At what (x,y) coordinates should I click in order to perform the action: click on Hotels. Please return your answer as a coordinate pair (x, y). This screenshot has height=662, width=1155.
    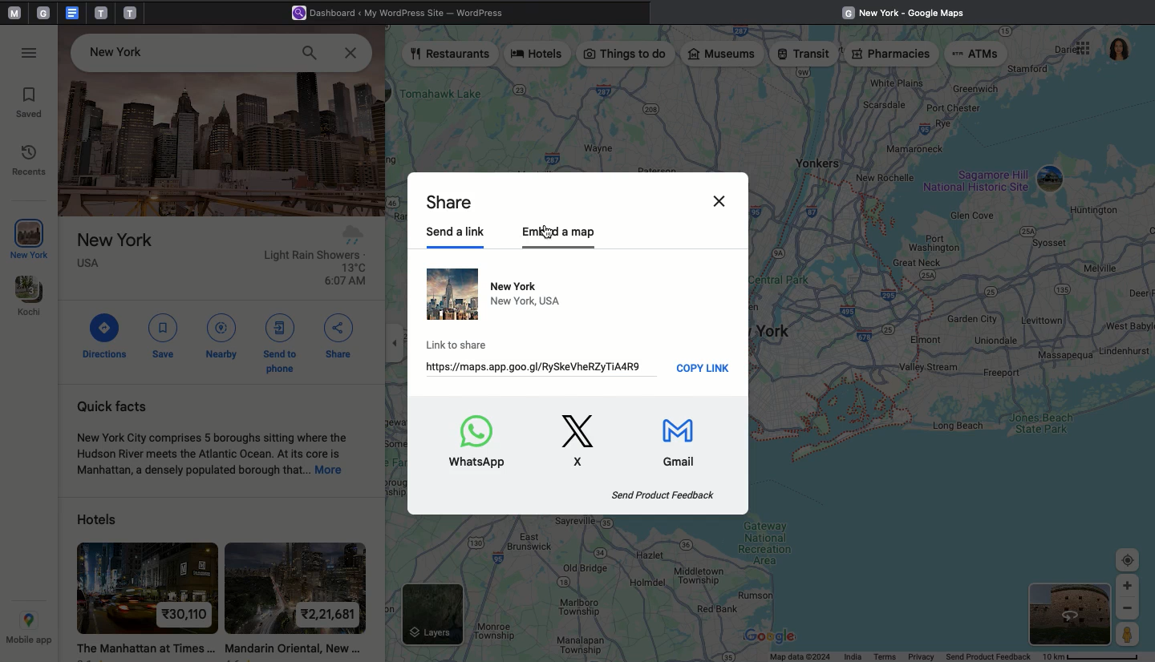
    Looking at the image, I should click on (540, 56).